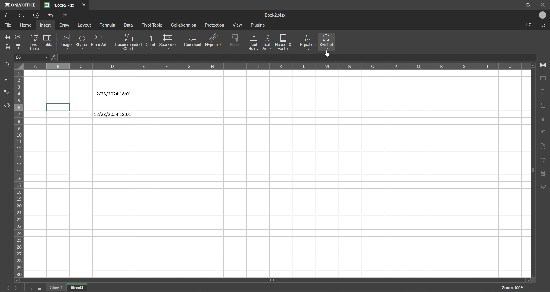 The width and height of the screenshot is (550, 292). I want to click on quick print, so click(38, 15).